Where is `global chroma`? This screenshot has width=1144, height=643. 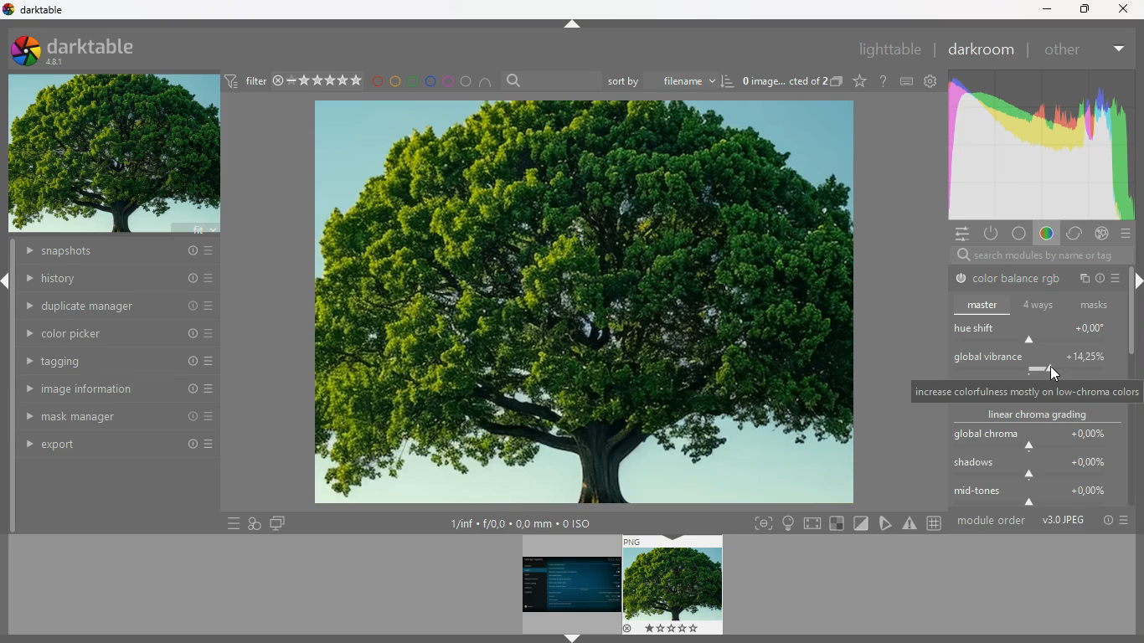
global chroma is located at coordinates (1031, 439).